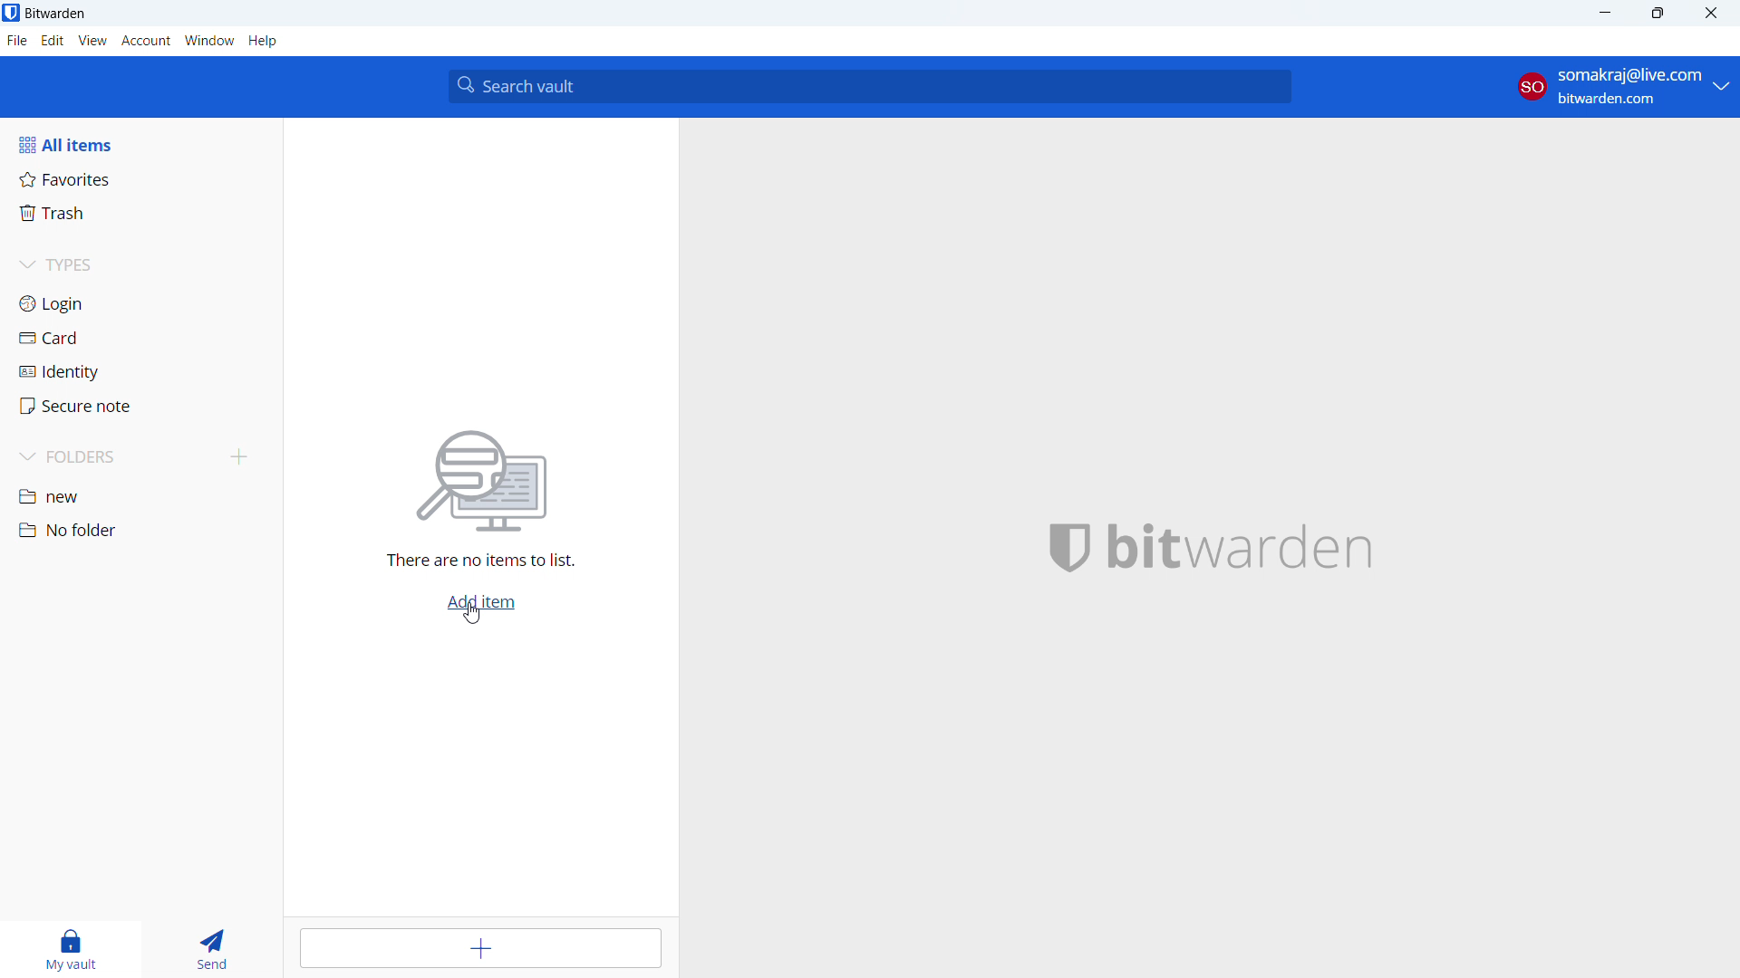 This screenshot has height=978, width=1740. I want to click on add folder, so click(239, 458).